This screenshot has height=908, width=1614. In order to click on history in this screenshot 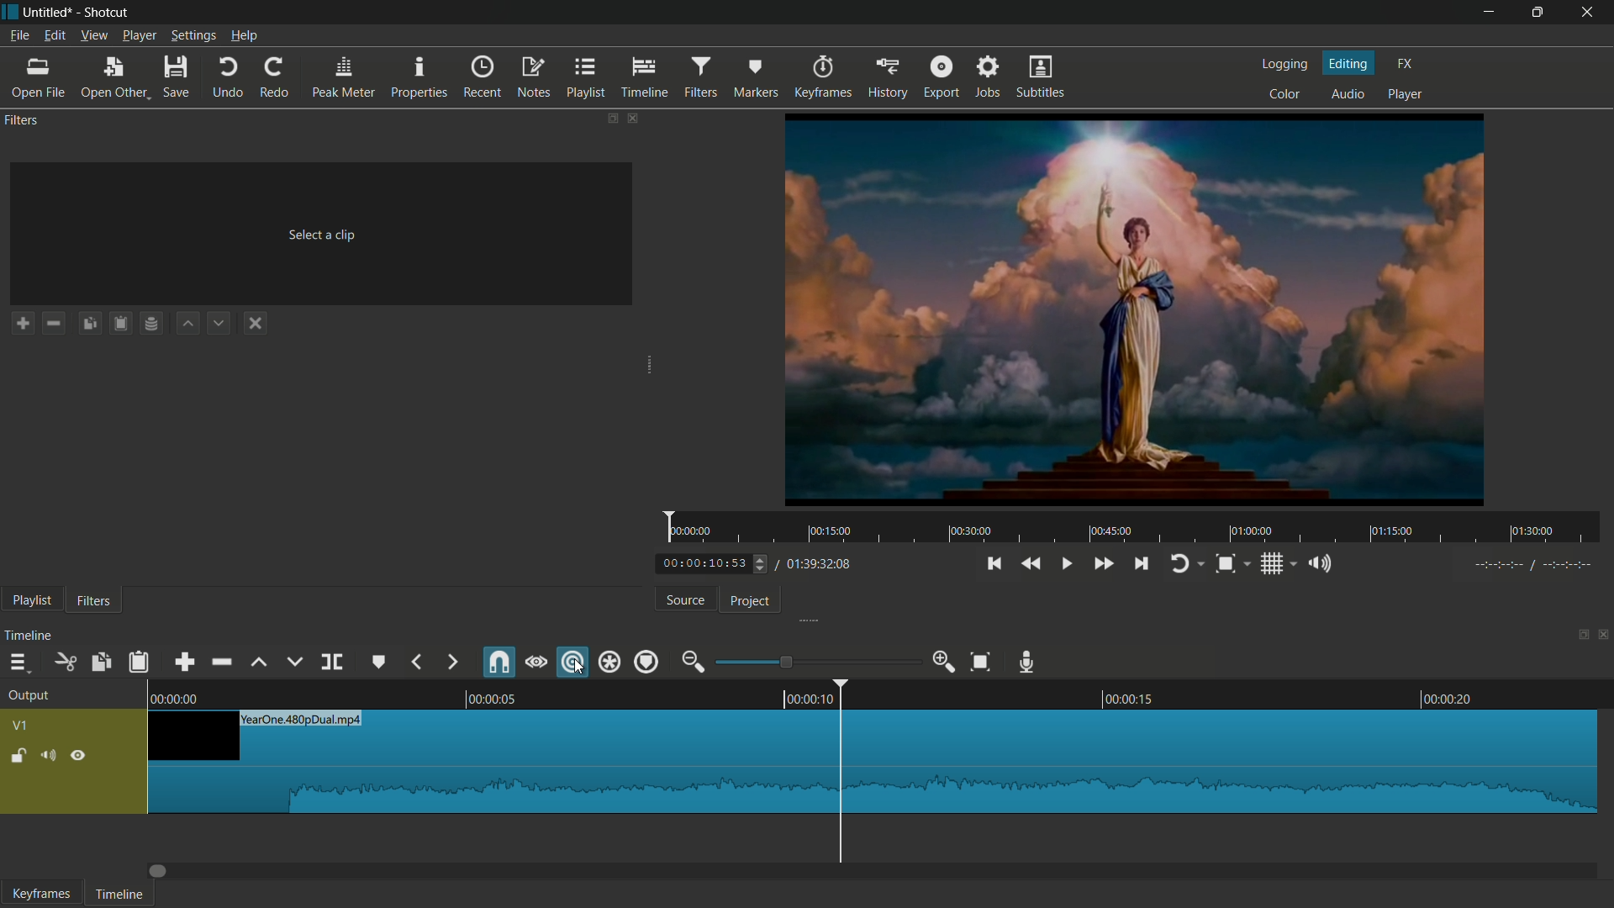, I will do `click(888, 77)`.